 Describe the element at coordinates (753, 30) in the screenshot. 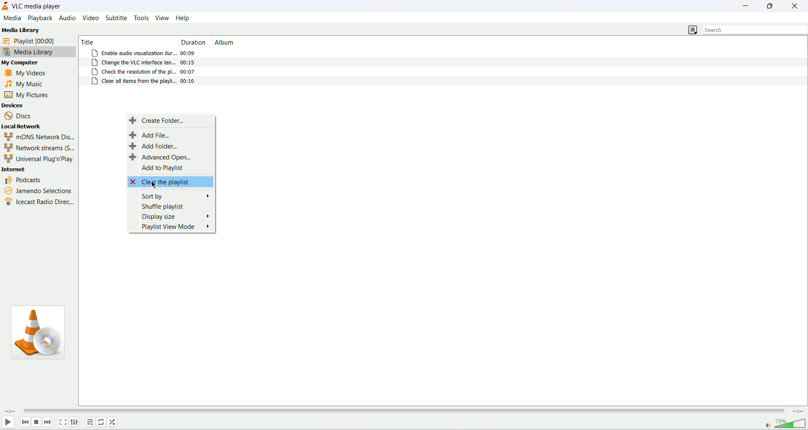

I see `search` at that location.